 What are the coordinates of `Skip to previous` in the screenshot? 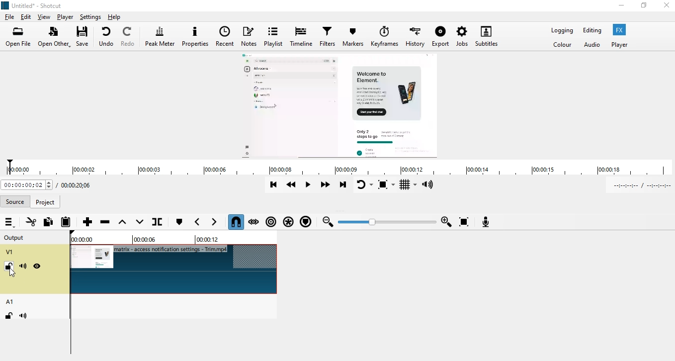 It's located at (273, 184).